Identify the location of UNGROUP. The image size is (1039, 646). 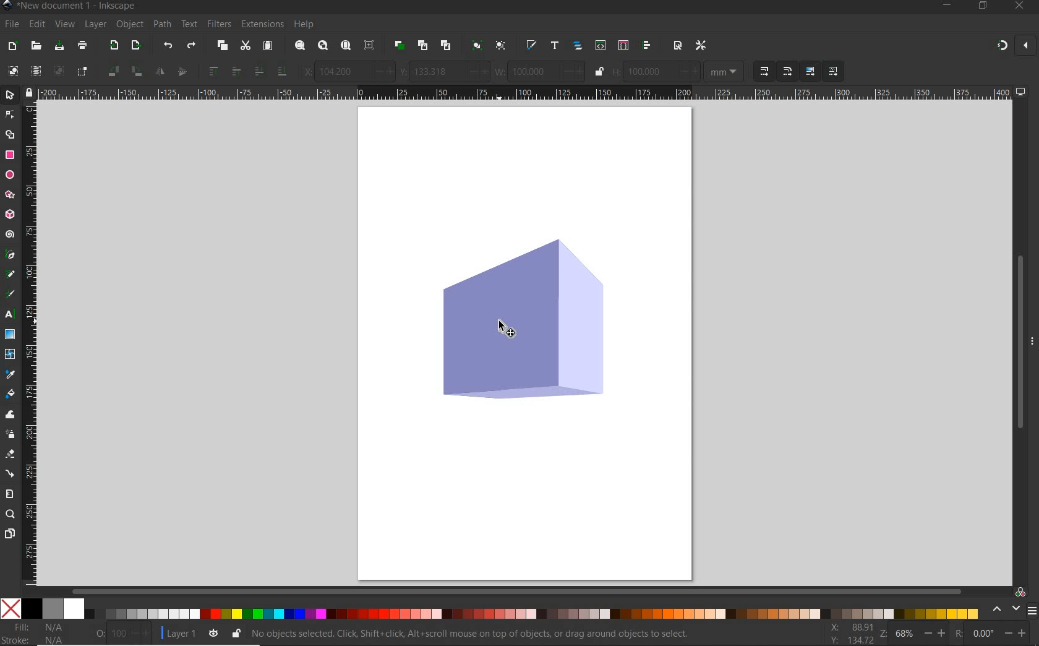
(500, 45).